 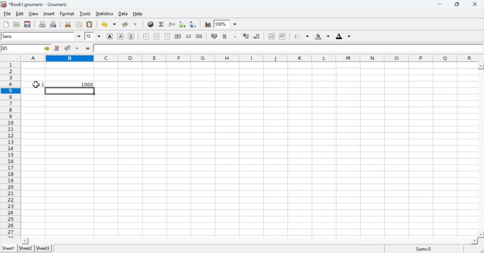 I want to click on Format the selection as percentage., so click(x=226, y=37).